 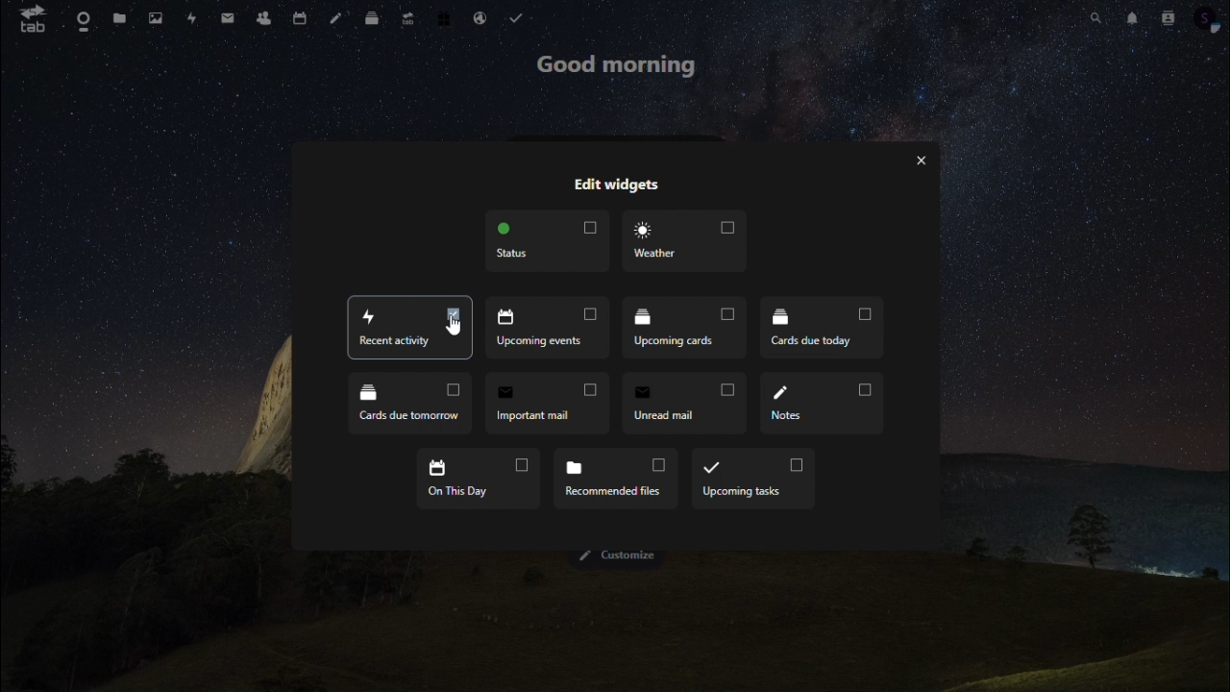 I want to click on tab, so click(x=27, y=21).